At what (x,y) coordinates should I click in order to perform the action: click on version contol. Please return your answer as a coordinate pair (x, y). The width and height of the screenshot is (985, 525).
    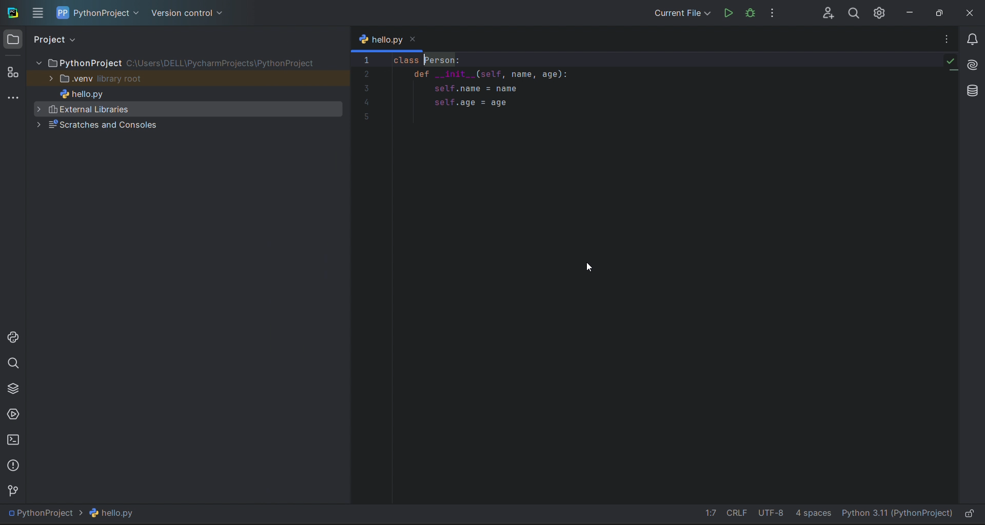
    Looking at the image, I should click on (14, 492).